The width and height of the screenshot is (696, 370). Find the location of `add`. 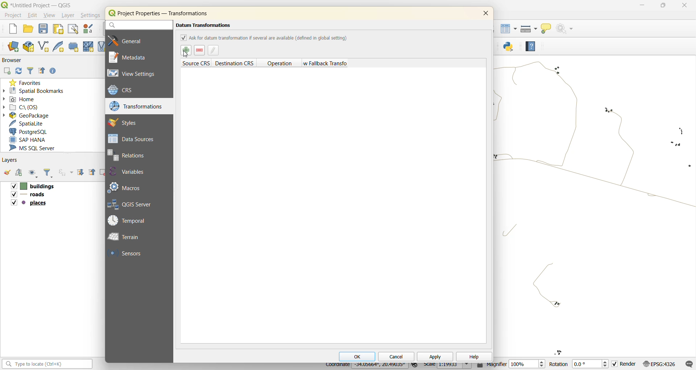

add is located at coordinates (18, 172).